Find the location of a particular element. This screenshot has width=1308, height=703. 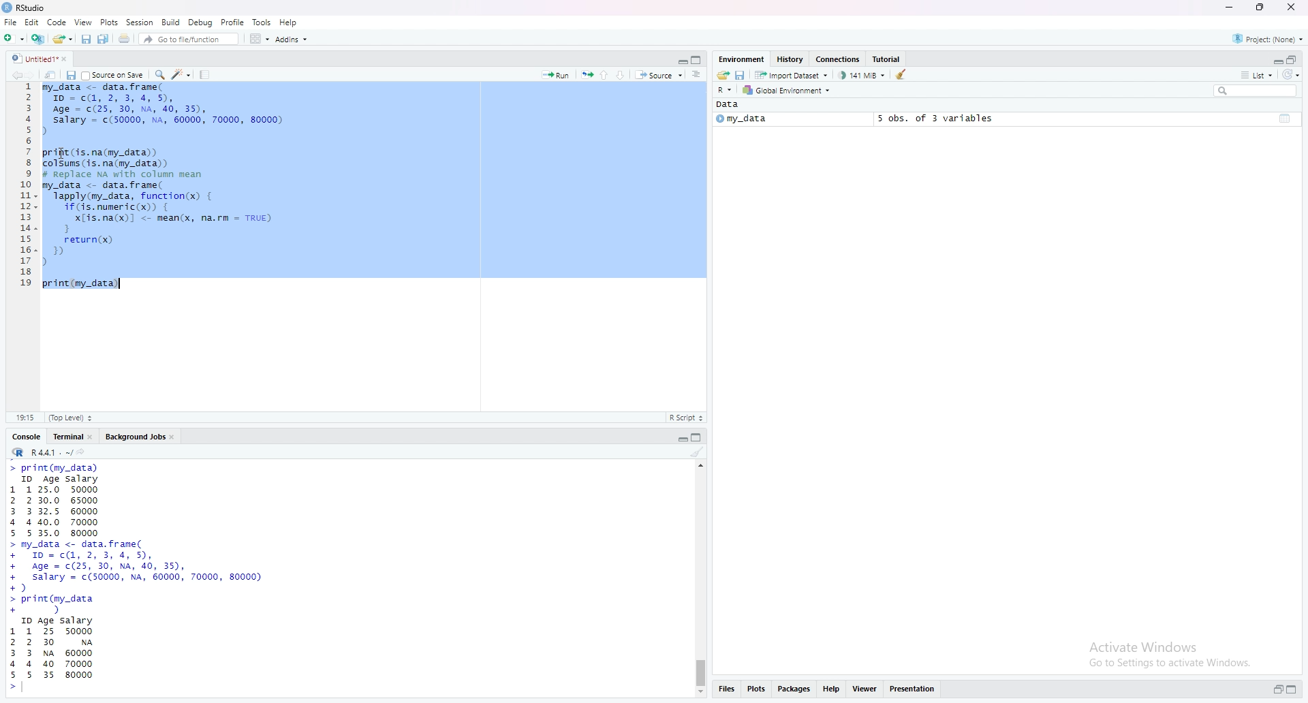

views is located at coordinates (867, 688).